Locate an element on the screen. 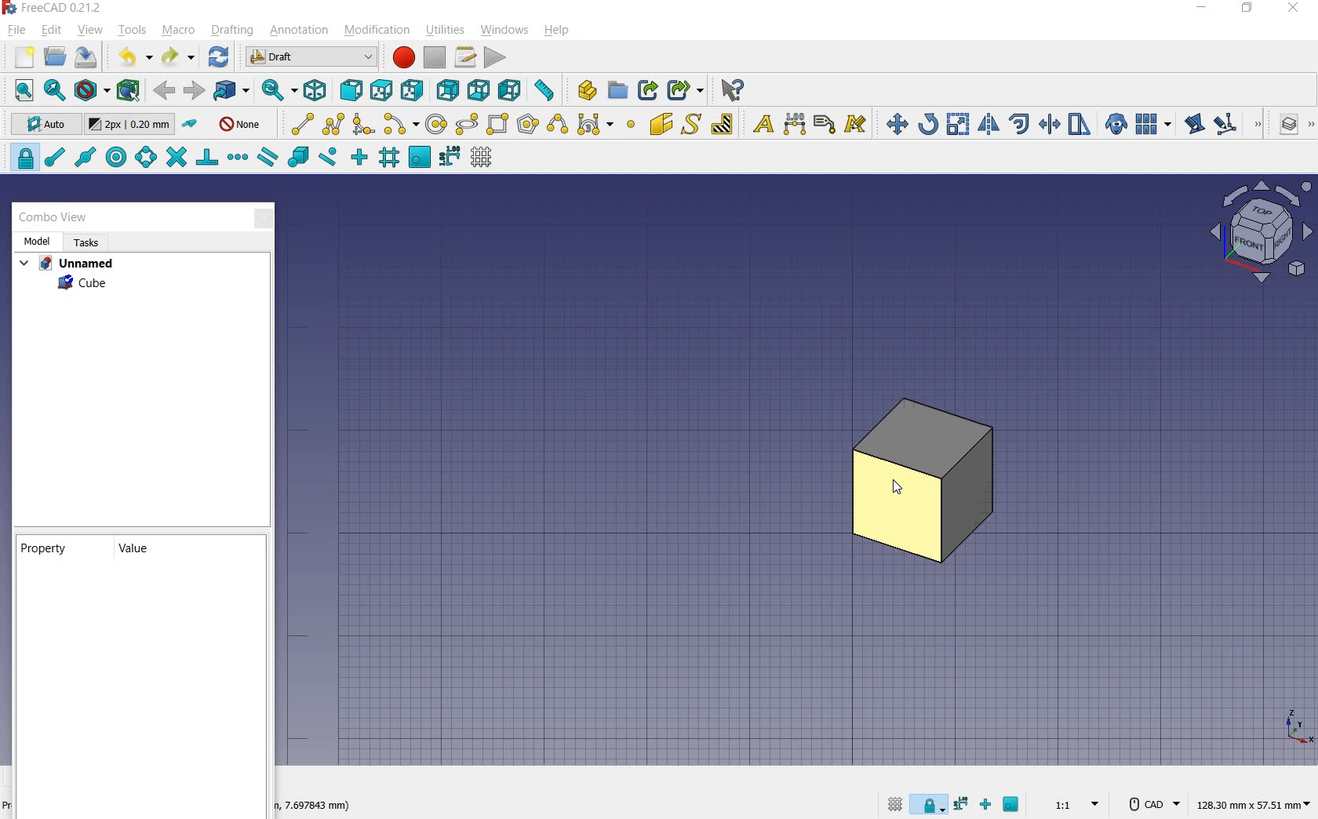  mirror is located at coordinates (989, 124).